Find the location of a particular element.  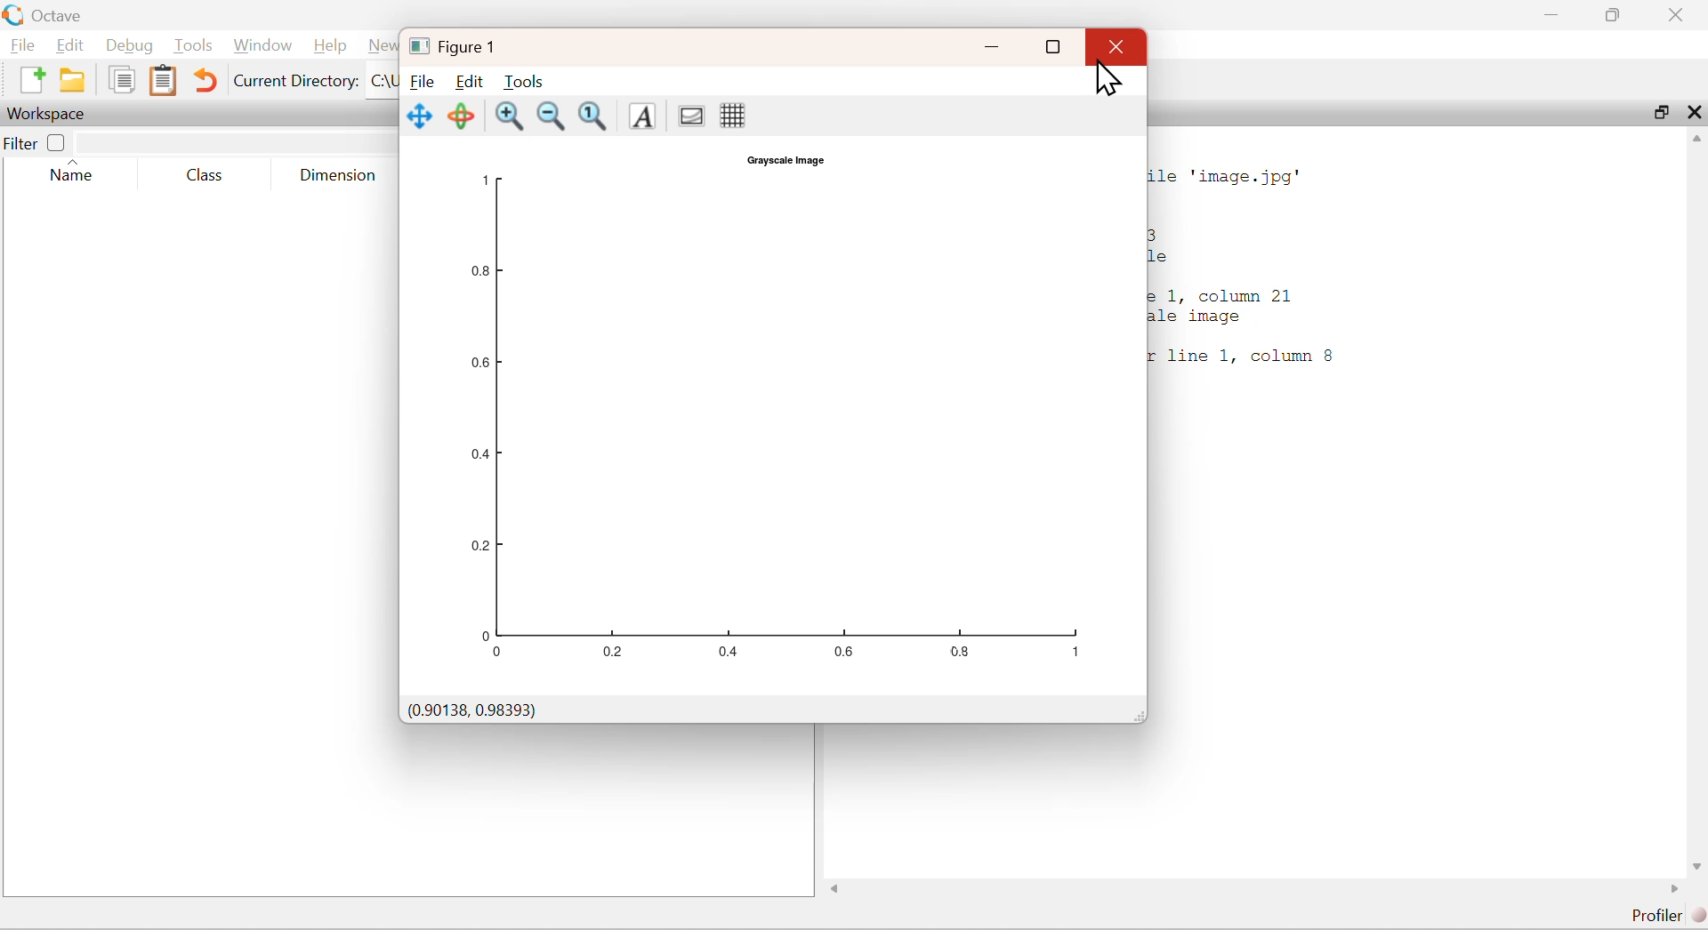

ile 'image.jpg’
e
1, column 21
le image
line 1, column 8 is located at coordinates (1251, 271).